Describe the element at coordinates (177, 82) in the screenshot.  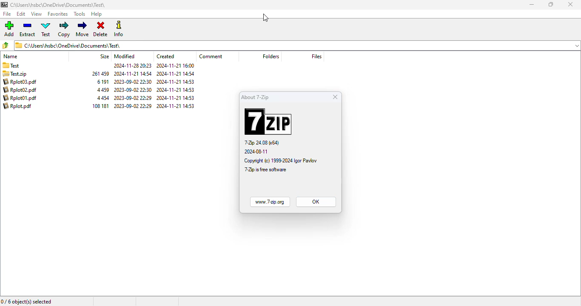
I see `2024-11-21 14:53` at that location.